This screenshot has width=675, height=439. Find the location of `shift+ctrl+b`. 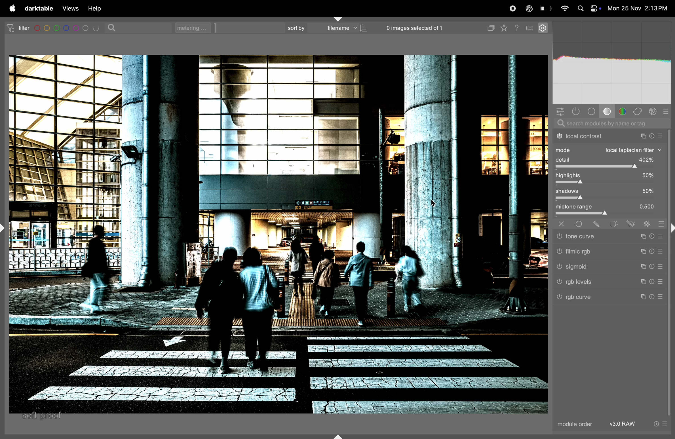

shift+ctrl+b is located at coordinates (338, 436).